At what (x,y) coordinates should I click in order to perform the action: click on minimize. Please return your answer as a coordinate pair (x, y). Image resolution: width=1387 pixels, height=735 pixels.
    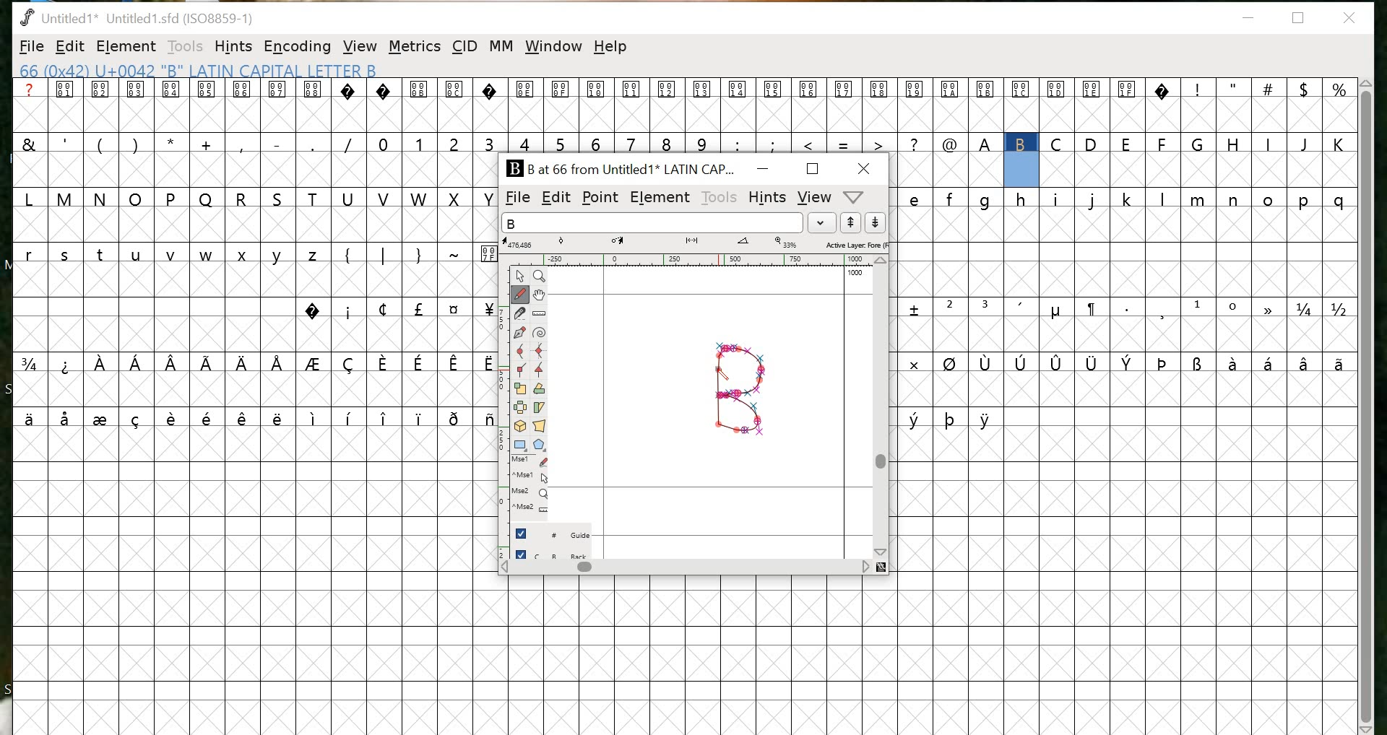
    Looking at the image, I should click on (1253, 19).